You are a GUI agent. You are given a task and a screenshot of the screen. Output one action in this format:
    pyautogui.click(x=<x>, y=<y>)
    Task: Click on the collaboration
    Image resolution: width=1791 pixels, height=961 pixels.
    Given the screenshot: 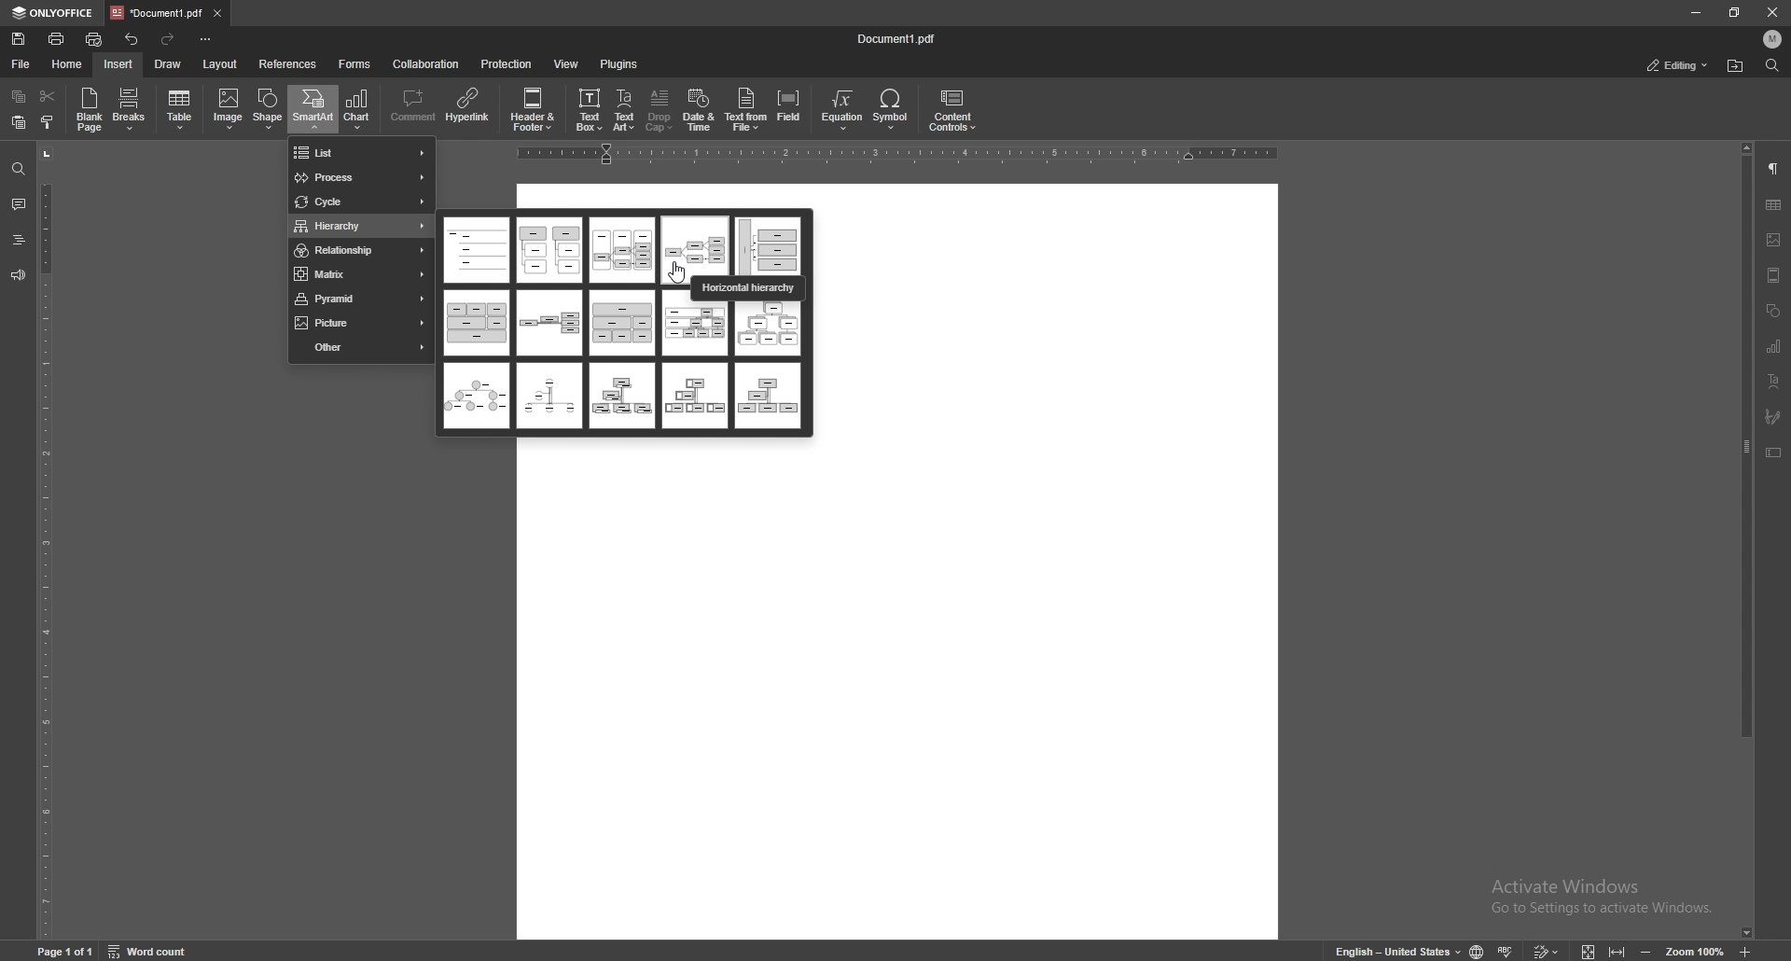 What is the action you would take?
    pyautogui.click(x=426, y=64)
    